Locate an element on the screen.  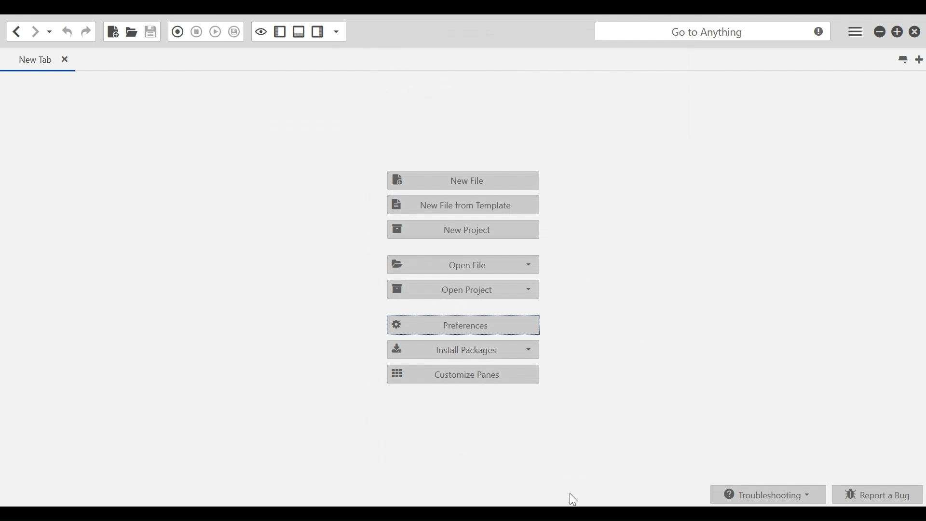
Show/Hide left Pane is located at coordinates (280, 32).